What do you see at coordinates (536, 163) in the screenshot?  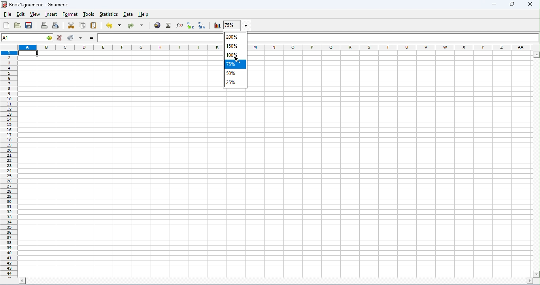 I see `Vertical scroll bar` at bounding box center [536, 163].